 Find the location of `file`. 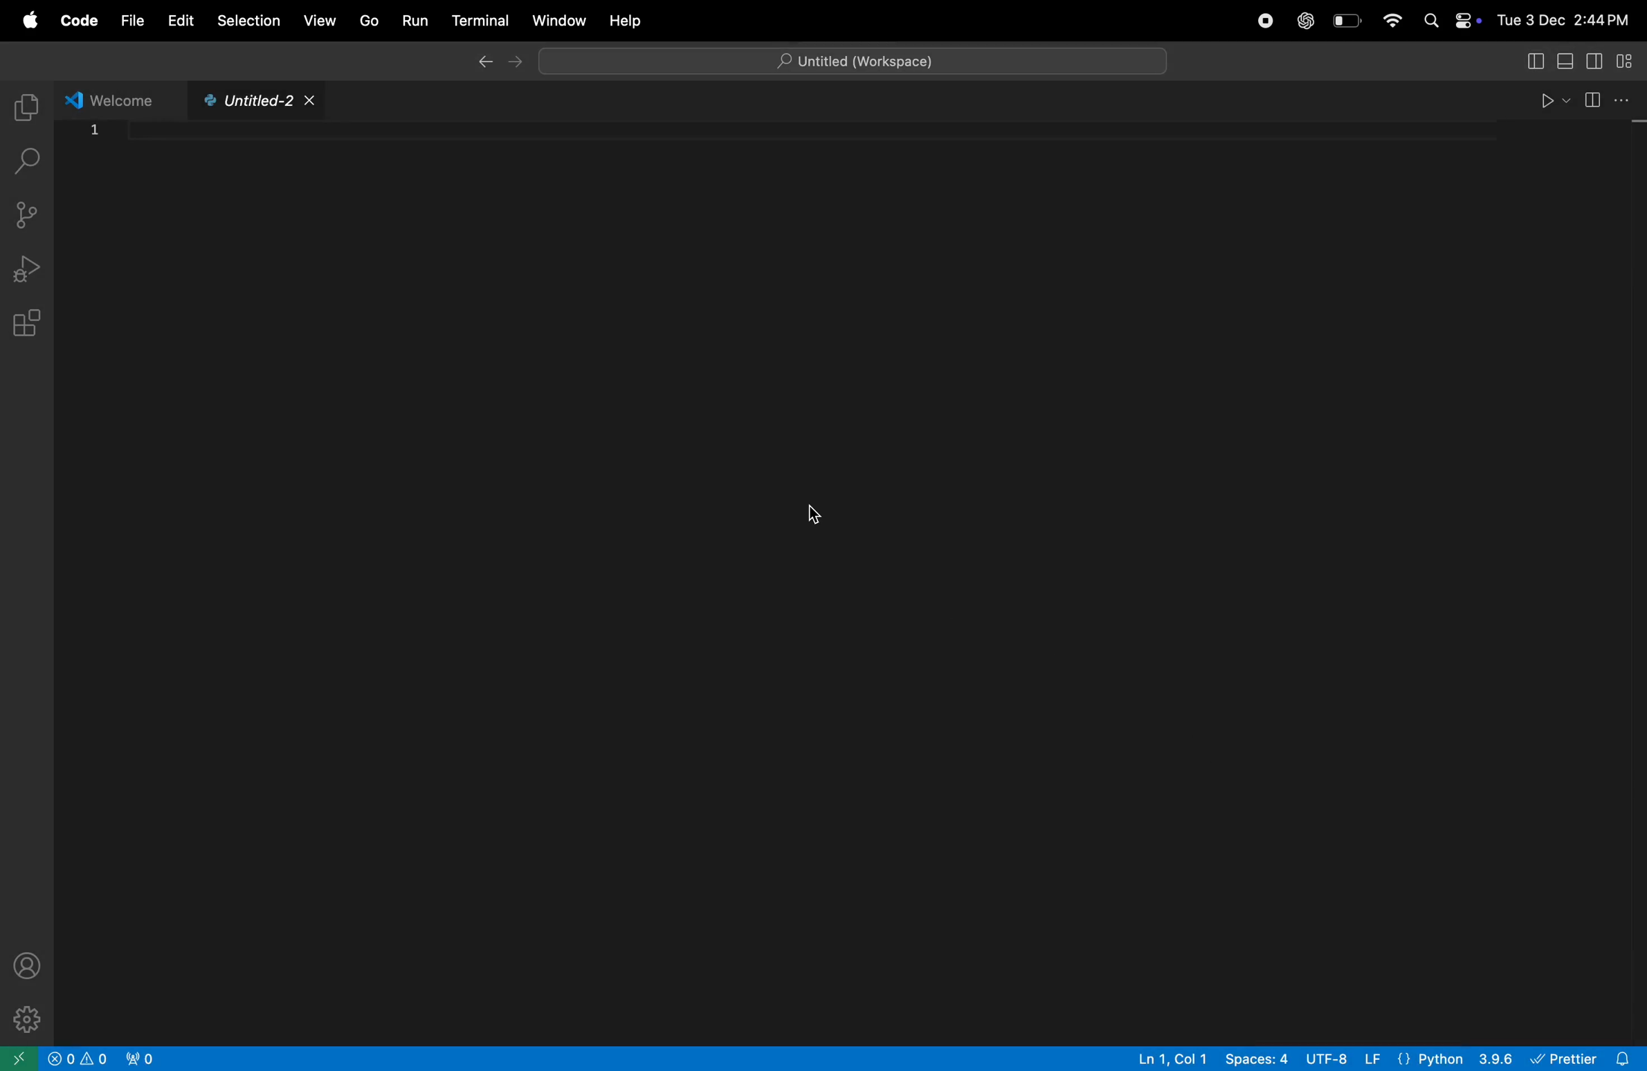

file is located at coordinates (131, 24).